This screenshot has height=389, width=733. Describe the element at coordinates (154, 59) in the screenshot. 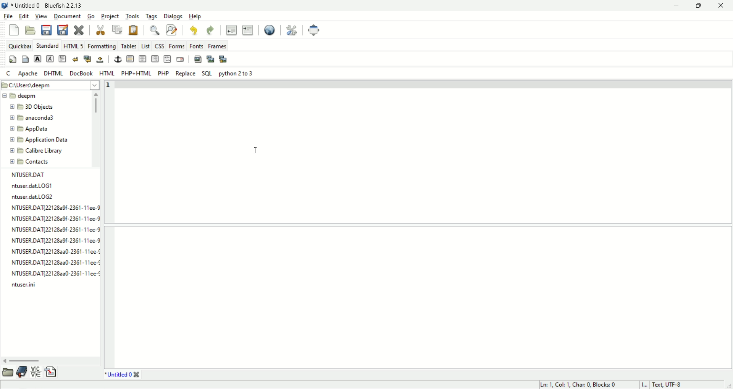

I see `right justify` at that location.